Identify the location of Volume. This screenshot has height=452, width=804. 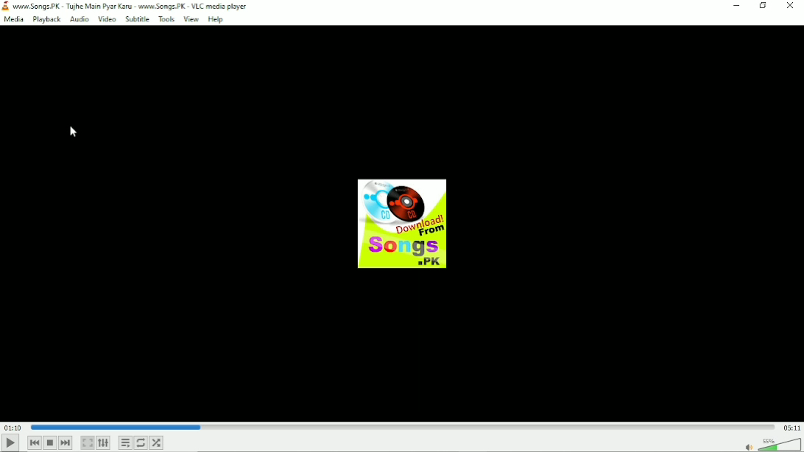
(772, 444).